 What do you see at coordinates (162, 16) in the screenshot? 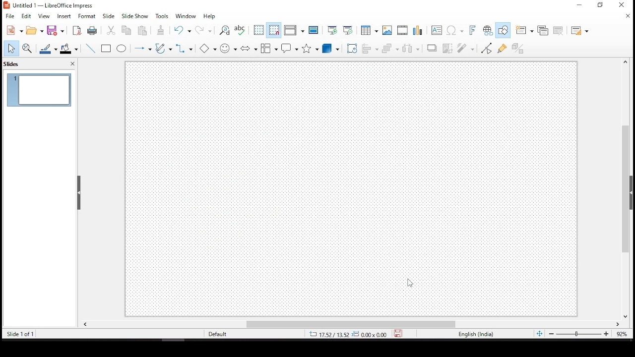
I see `tools` at bounding box center [162, 16].